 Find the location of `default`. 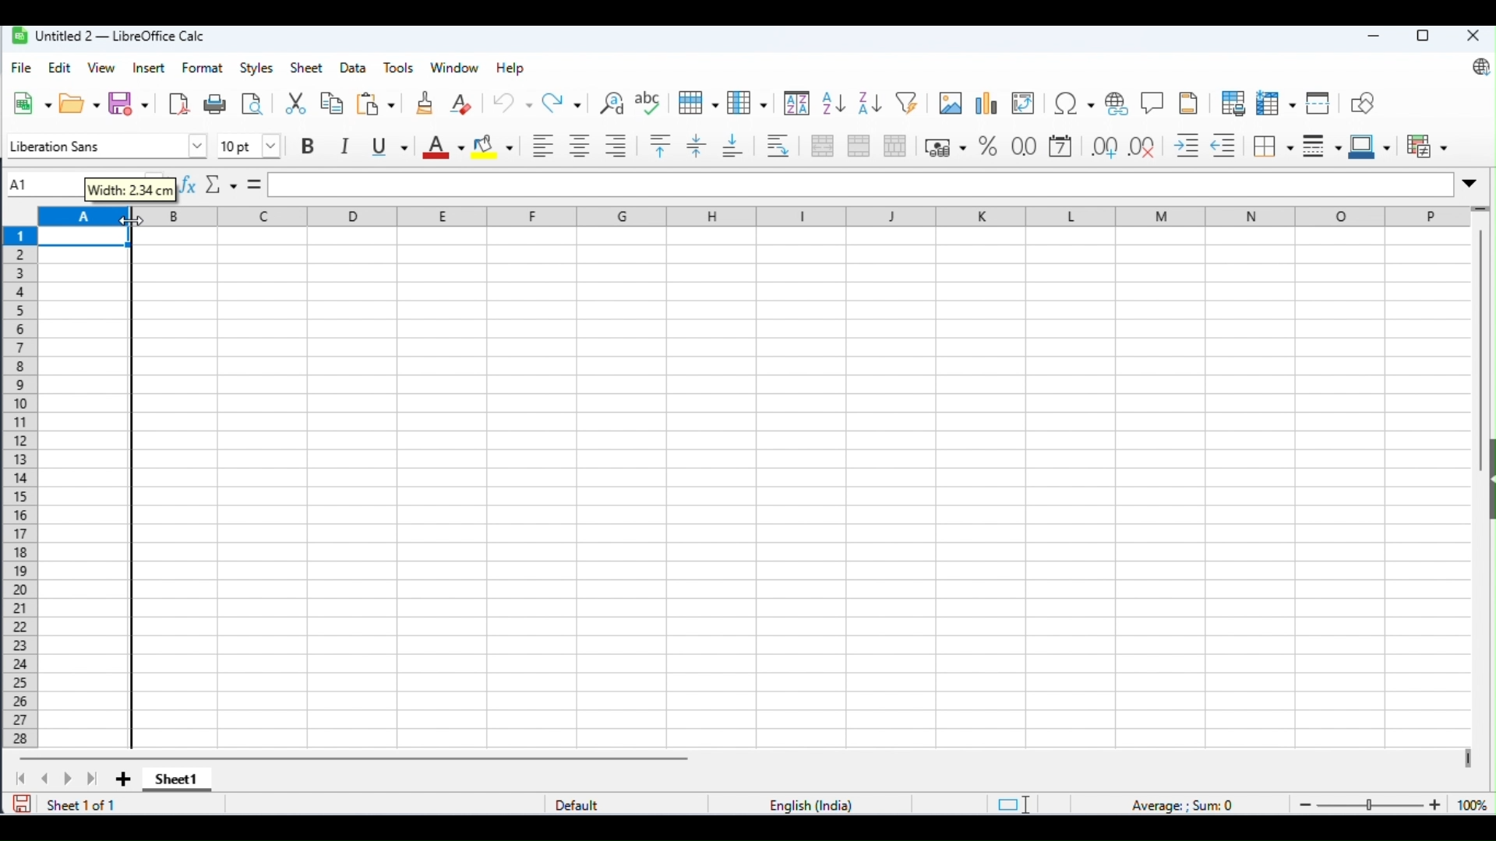

default is located at coordinates (584, 804).